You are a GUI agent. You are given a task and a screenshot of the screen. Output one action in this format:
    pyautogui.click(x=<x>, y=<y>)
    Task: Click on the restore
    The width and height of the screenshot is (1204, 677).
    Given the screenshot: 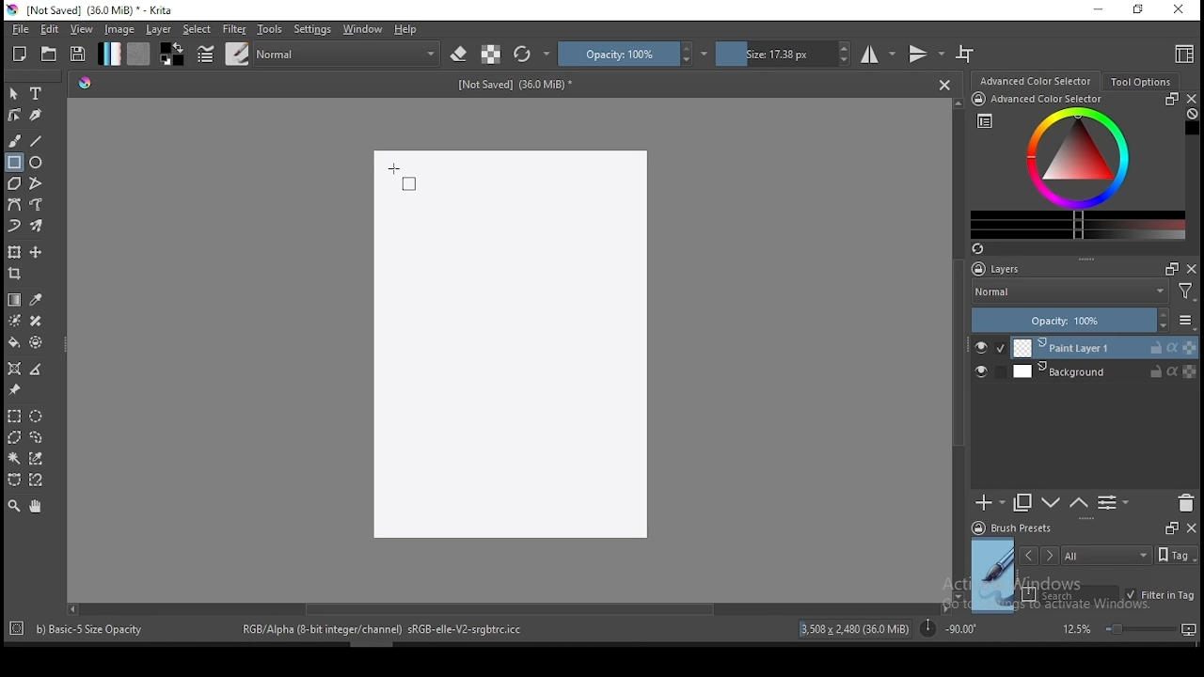 What is the action you would take?
    pyautogui.click(x=1142, y=10)
    